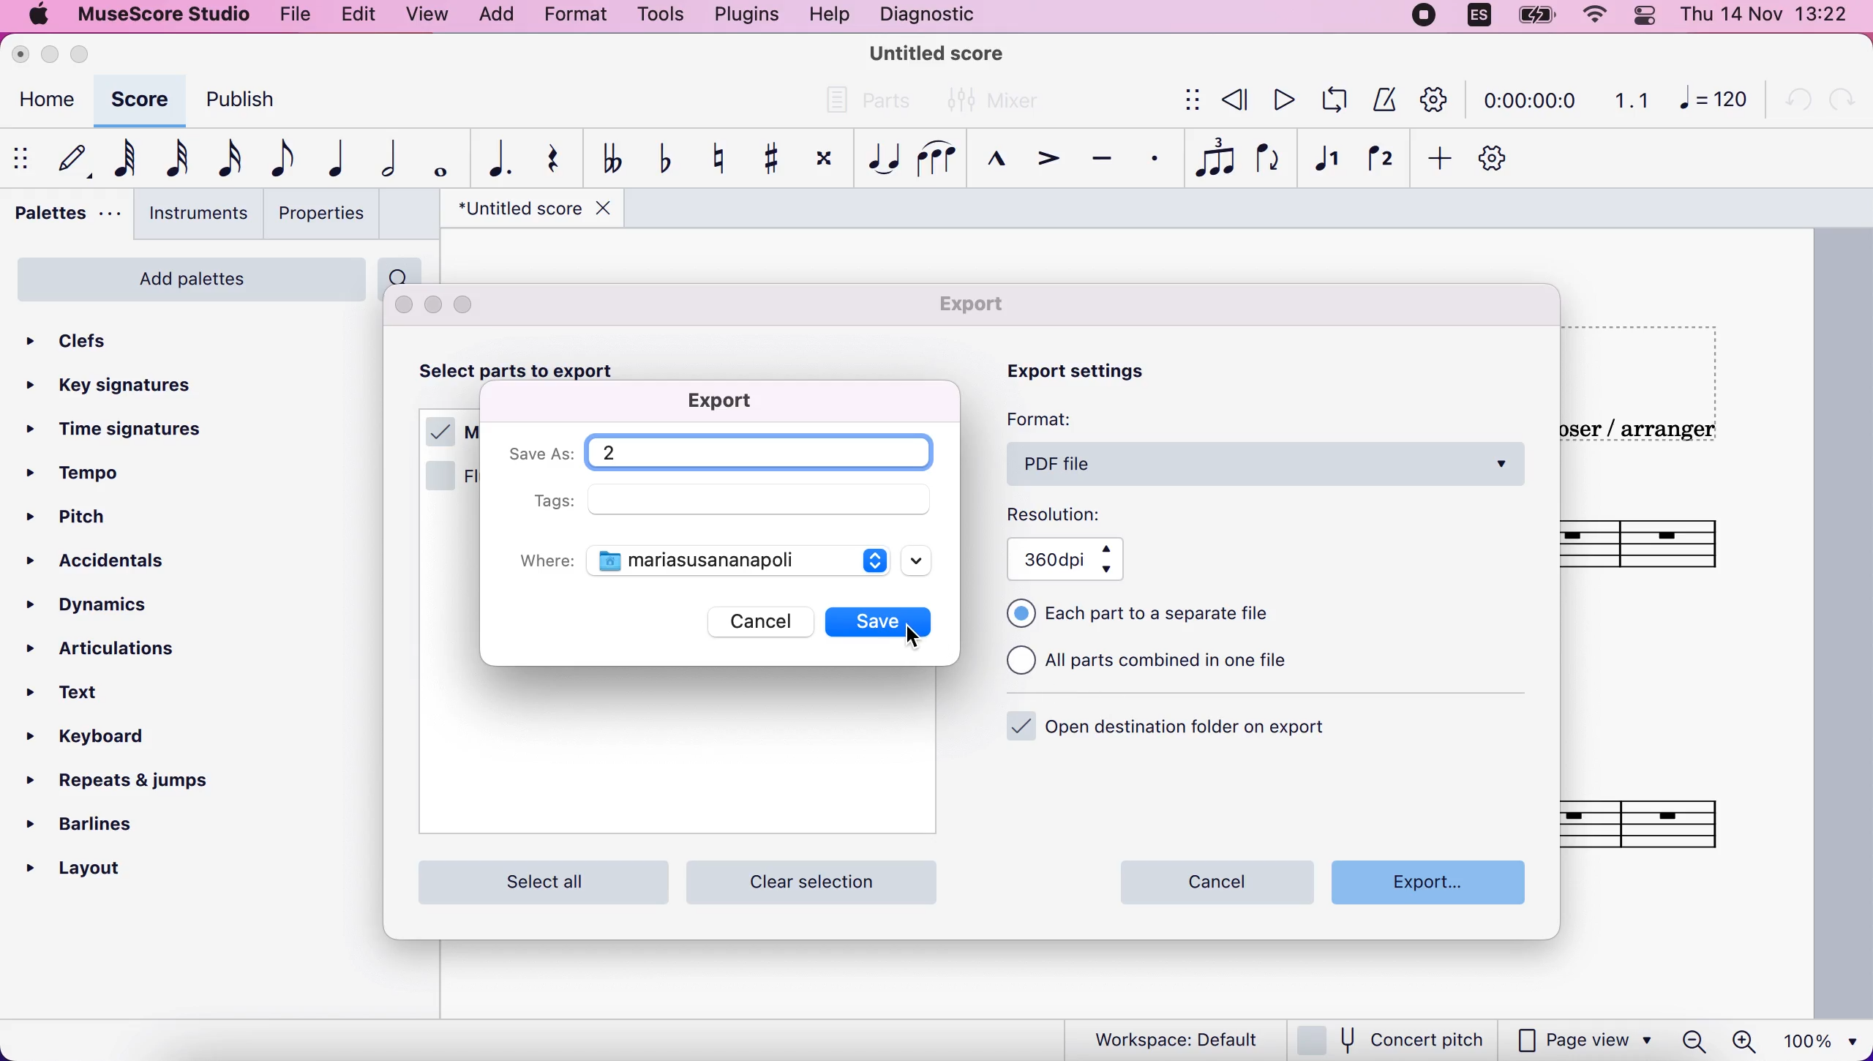  What do you see at coordinates (920, 561) in the screenshot?
I see `scroll` at bounding box center [920, 561].